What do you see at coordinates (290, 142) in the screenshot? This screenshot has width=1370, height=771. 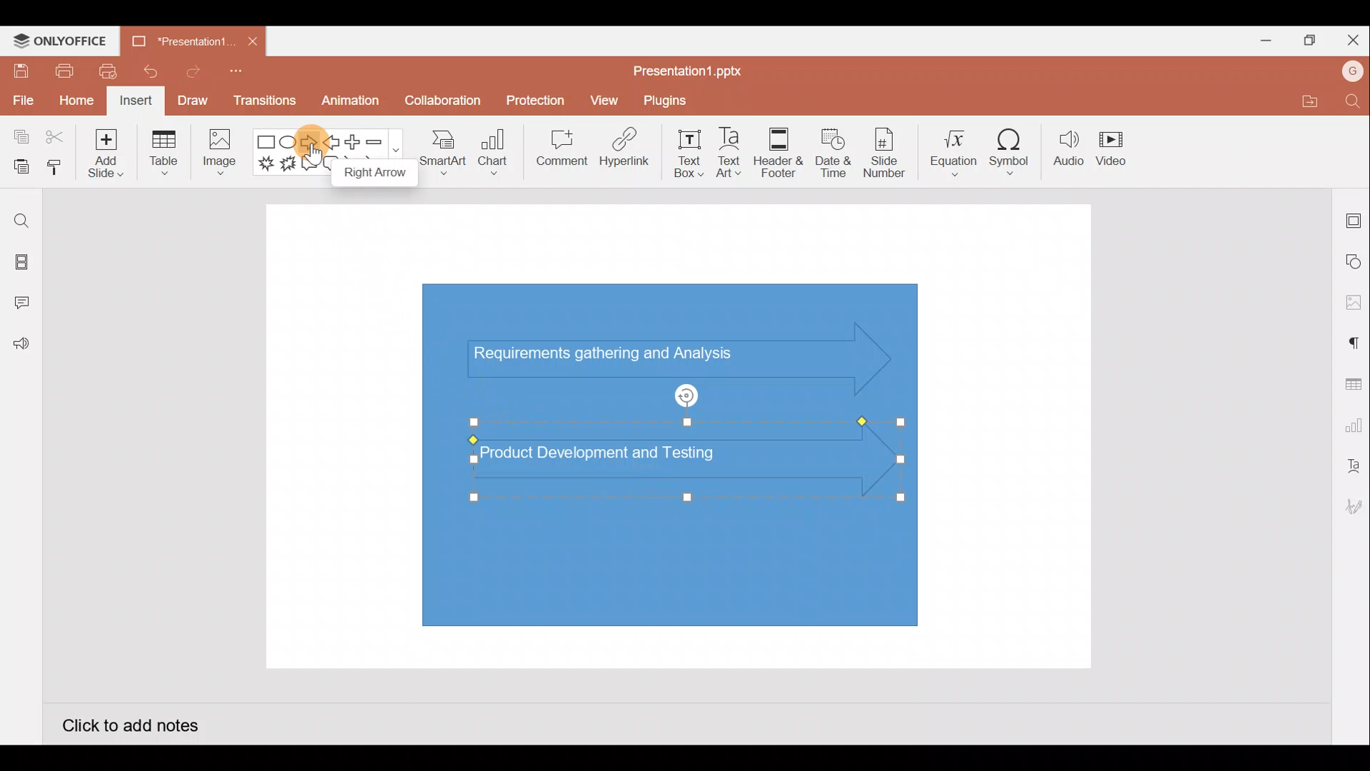 I see `Ellipse` at bounding box center [290, 142].